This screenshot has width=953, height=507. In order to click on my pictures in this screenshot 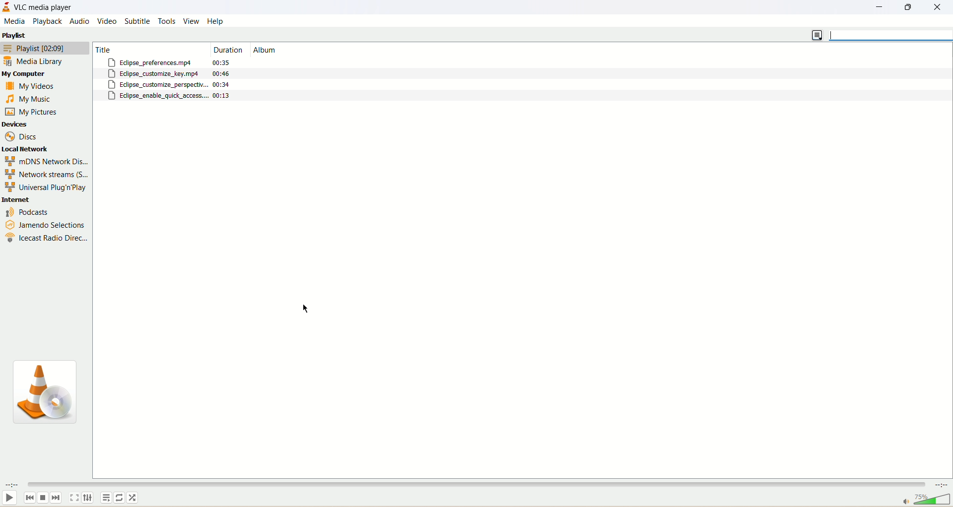, I will do `click(32, 112)`.